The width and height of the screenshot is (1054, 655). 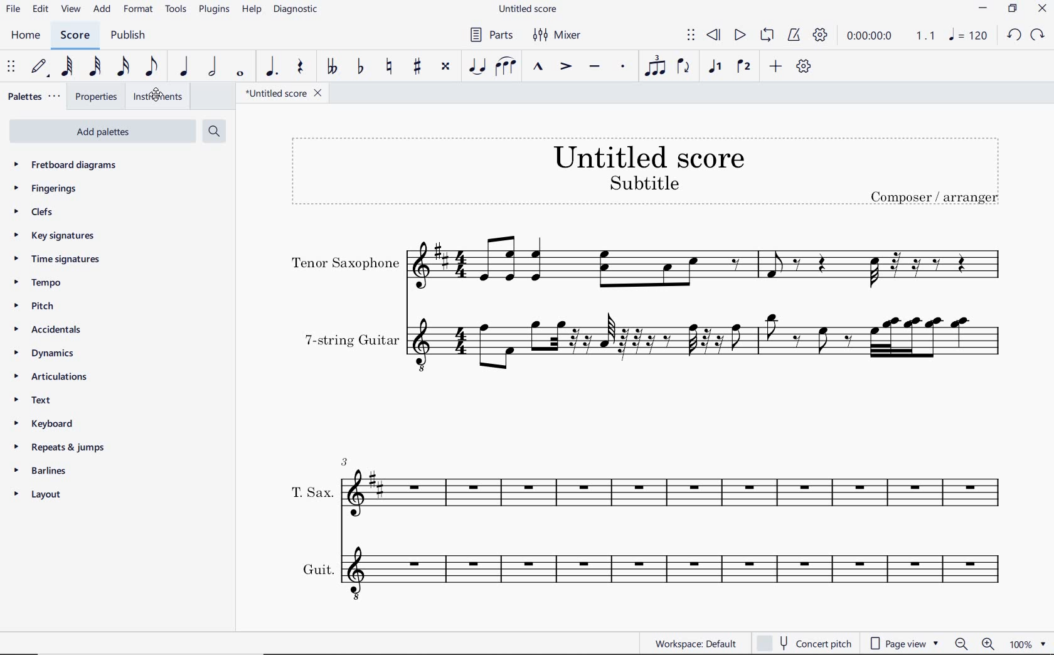 I want to click on SEARCH PALETTES, so click(x=213, y=132).